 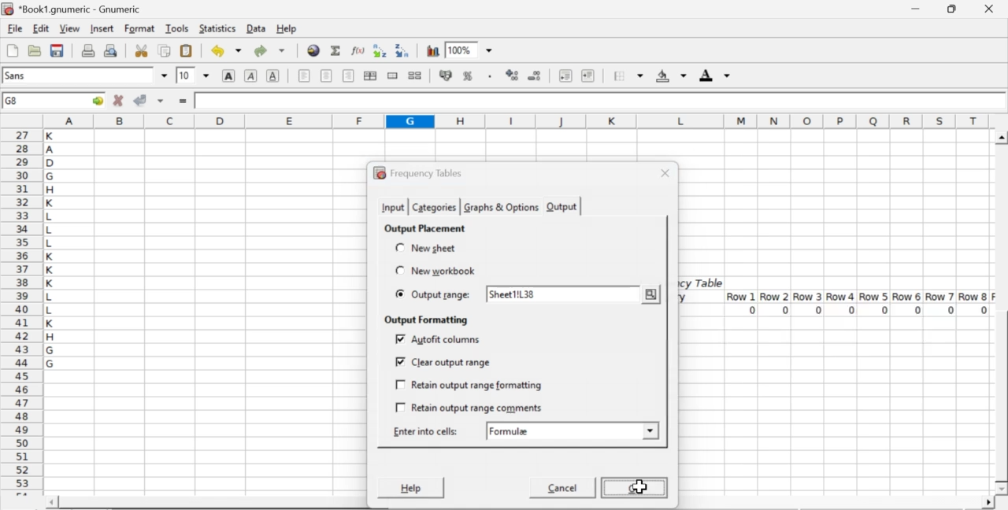 I want to click on print, so click(x=88, y=50).